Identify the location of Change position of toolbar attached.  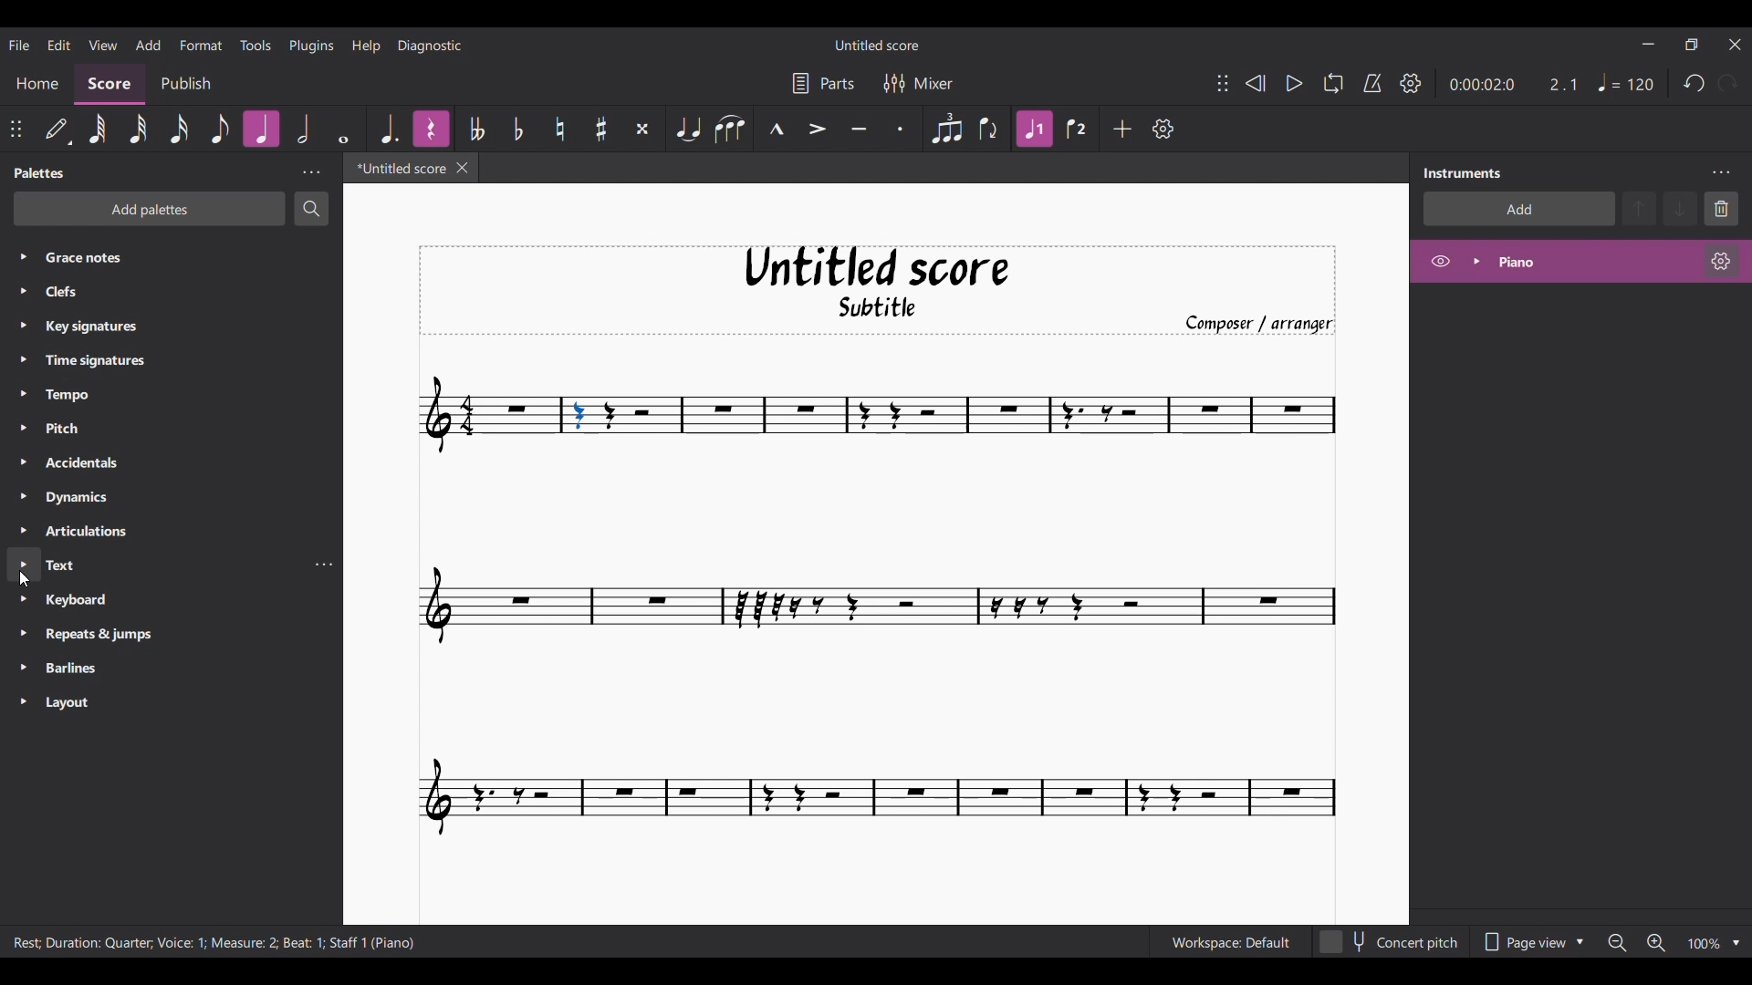
(1223, 83).